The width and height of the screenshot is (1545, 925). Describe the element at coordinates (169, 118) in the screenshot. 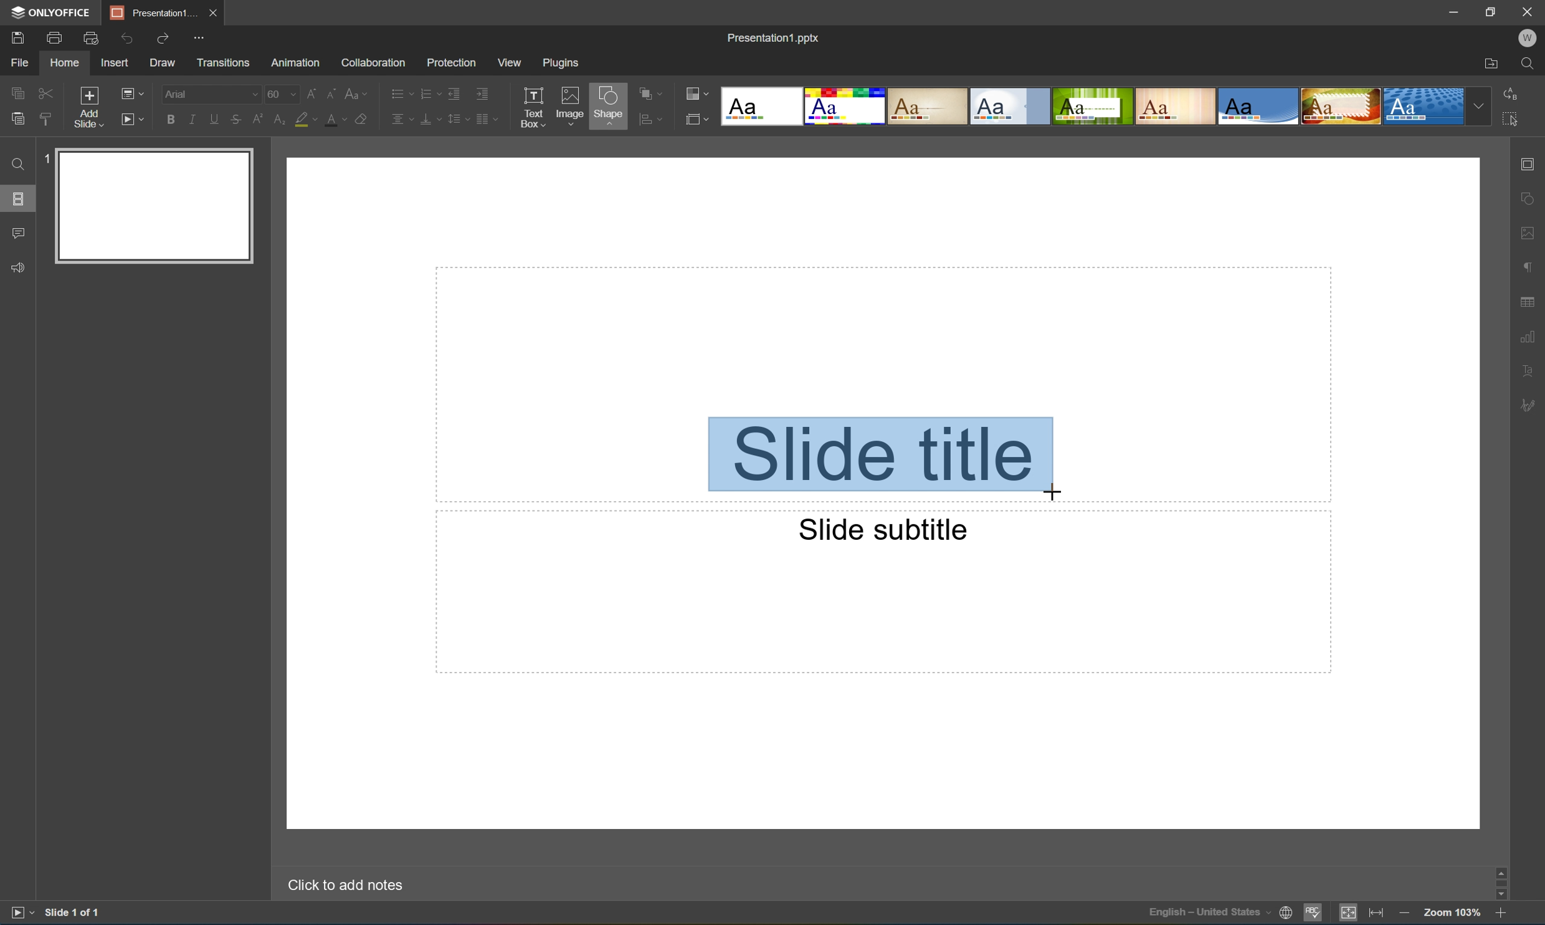

I see `Bold` at that location.